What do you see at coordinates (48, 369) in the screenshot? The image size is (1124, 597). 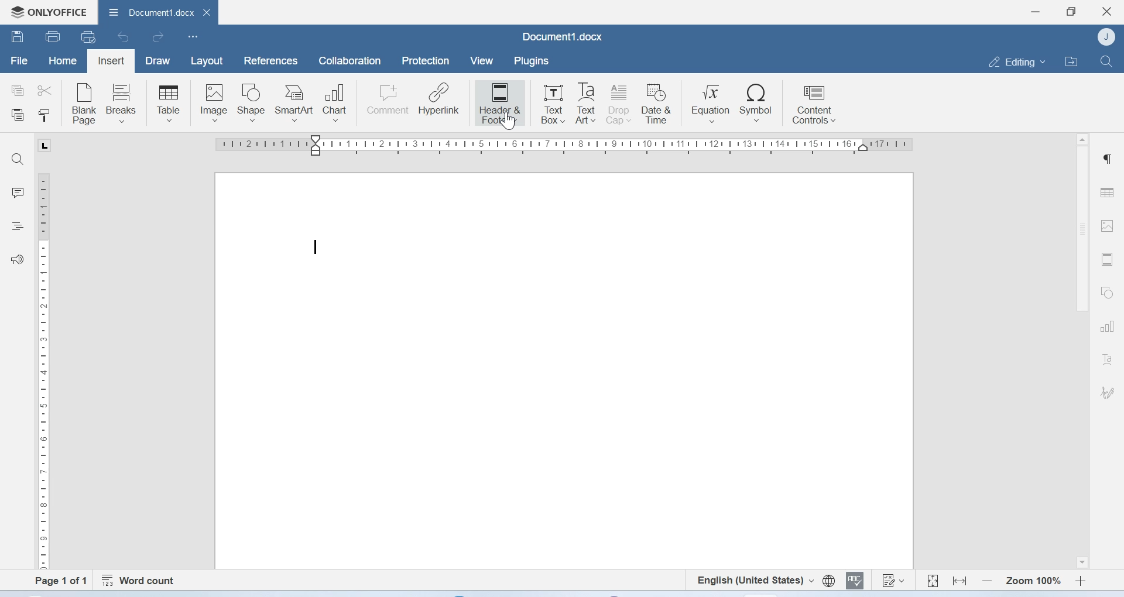 I see `Scale` at bounding box center [48, 369].